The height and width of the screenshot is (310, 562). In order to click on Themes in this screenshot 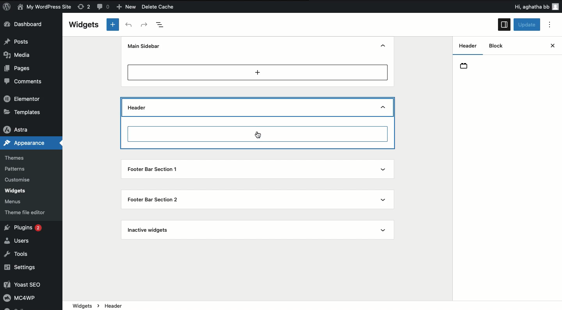, I will do `click(19, 156)`.